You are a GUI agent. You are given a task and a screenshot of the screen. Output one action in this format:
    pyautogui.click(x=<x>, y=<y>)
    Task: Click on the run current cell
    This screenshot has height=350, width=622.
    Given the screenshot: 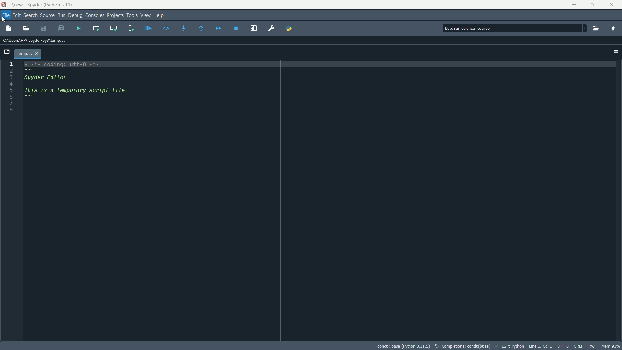 What is the action you would take?
    pyautogui.click(x=98, y=29)
    